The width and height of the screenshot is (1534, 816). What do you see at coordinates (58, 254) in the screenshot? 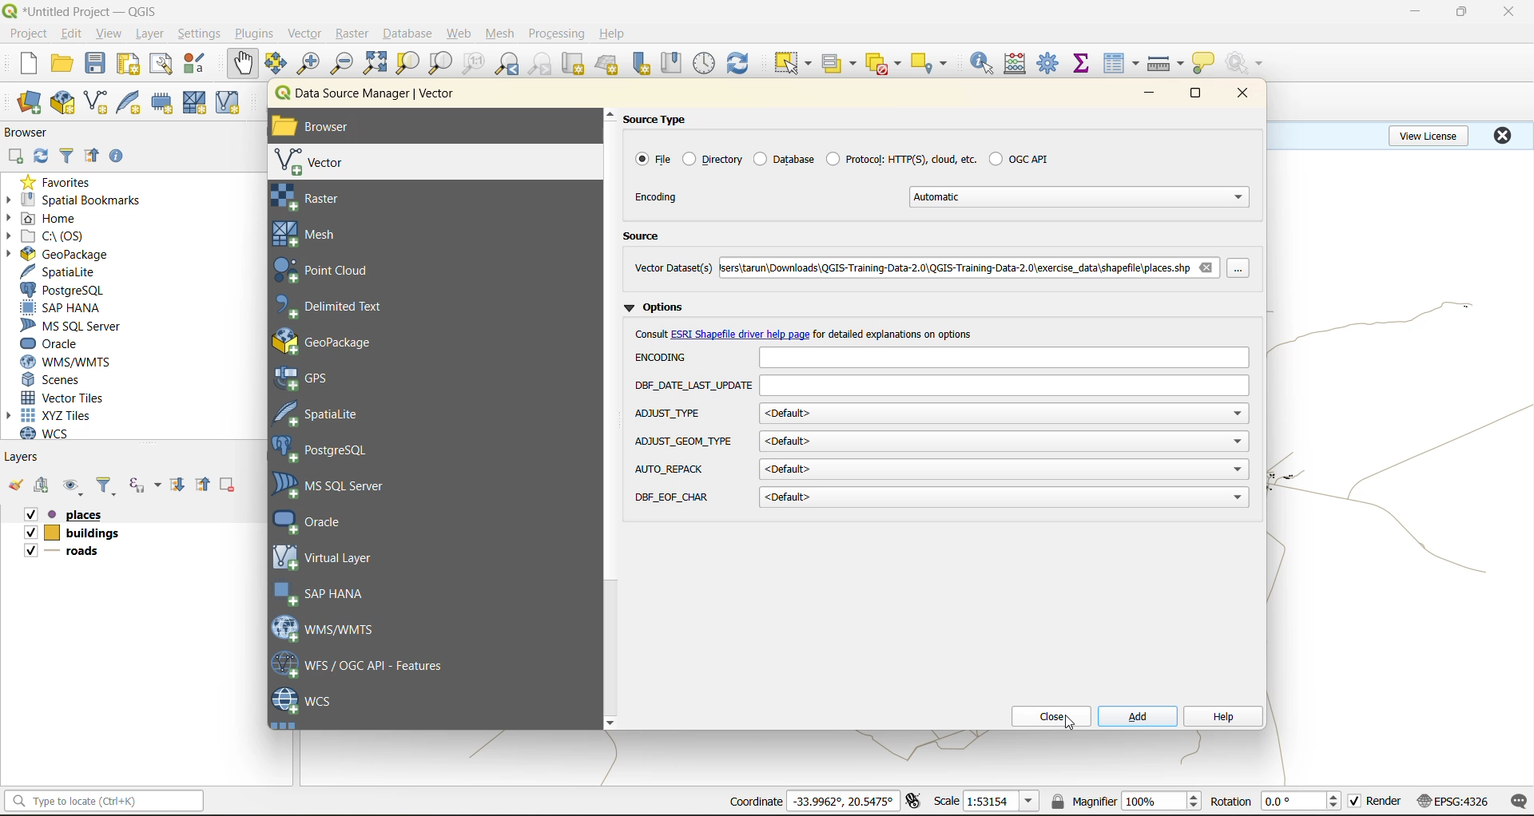
I see `geopackage` at bounding box center [58, 254].